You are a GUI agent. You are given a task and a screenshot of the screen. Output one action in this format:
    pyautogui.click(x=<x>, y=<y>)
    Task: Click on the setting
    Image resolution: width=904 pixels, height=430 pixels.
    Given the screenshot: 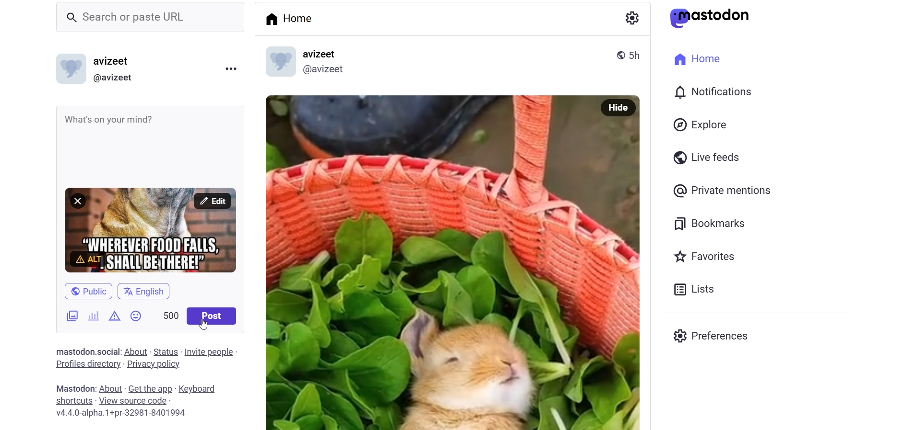 What is the action you would take?
    pyautogui.click(x=630, y=16)
    